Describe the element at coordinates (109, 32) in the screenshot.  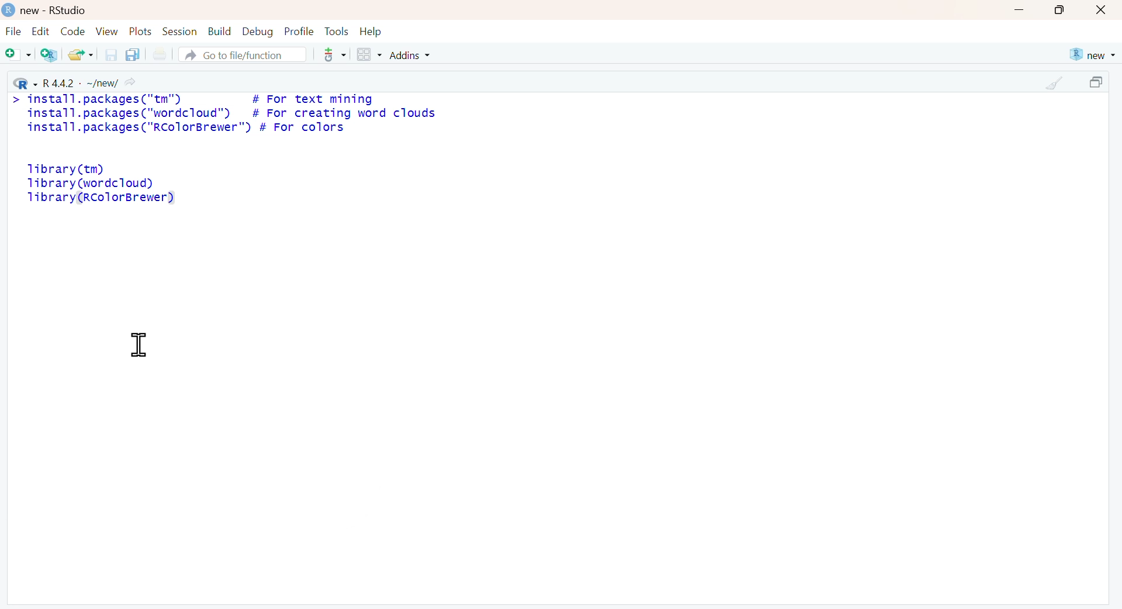
I see `View` at that location.